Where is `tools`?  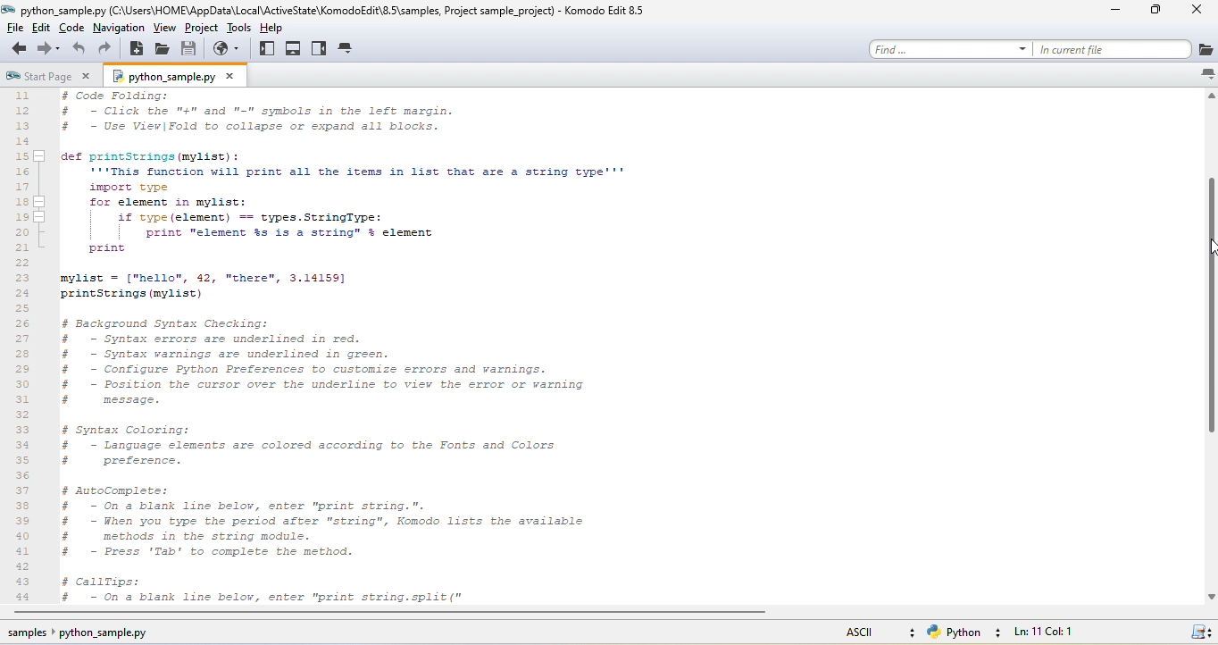
tools is located at coordinates (241, 29).